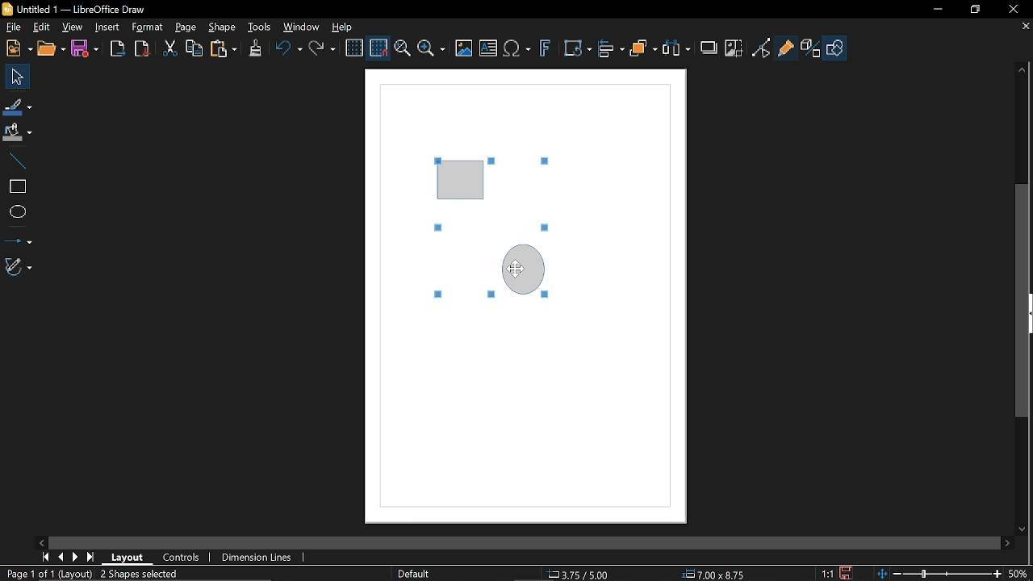 This screenshot has width=1033, height=581. I want to click on Open, so click(51, 49).